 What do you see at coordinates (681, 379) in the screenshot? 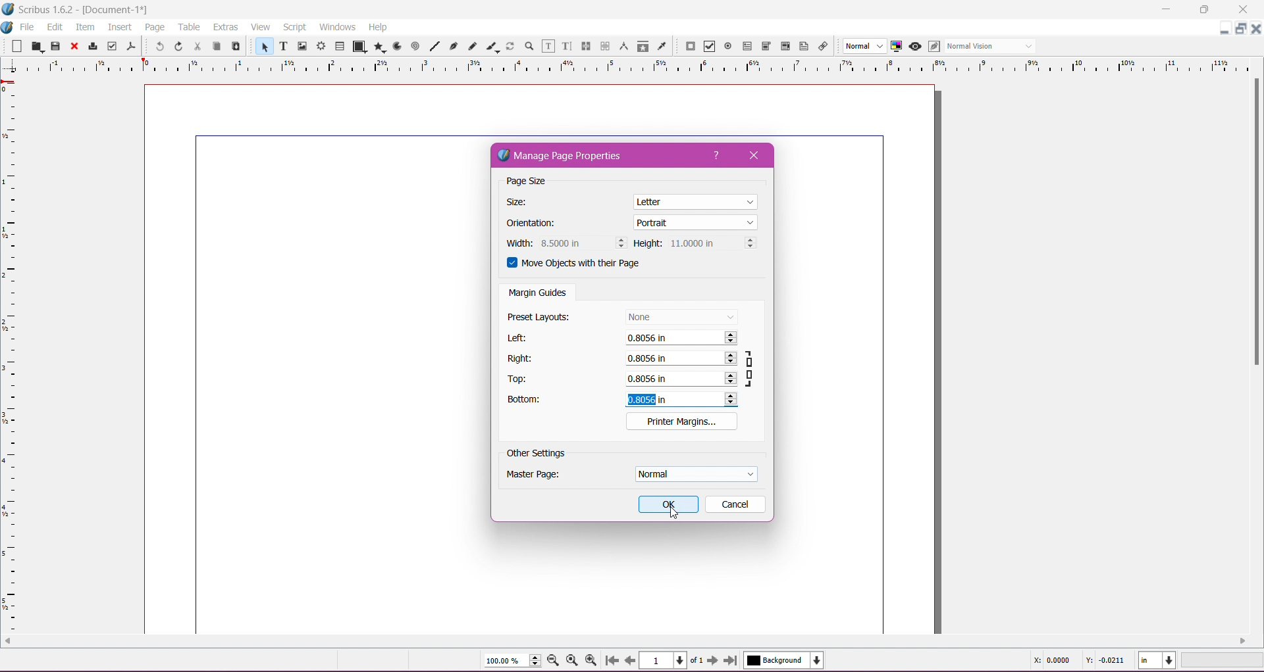
I see `Set top margin` at bounding box center [681, 379].